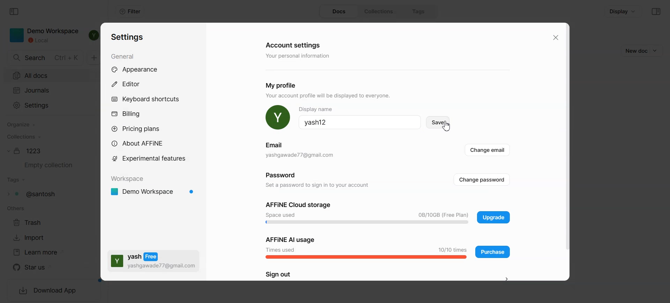 The width and height of the screenshot is (670, 303). I want to click on Tags, so click(419, 11).